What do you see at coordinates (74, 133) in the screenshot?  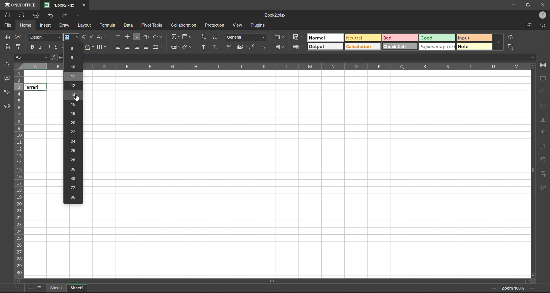 I see `22` at bounding box center [74, 133].